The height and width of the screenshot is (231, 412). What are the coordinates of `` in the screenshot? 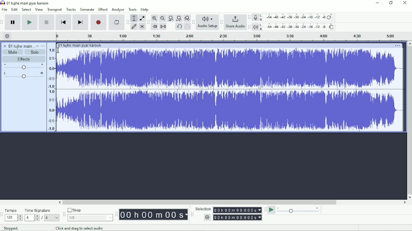 It's located at (206, 217).